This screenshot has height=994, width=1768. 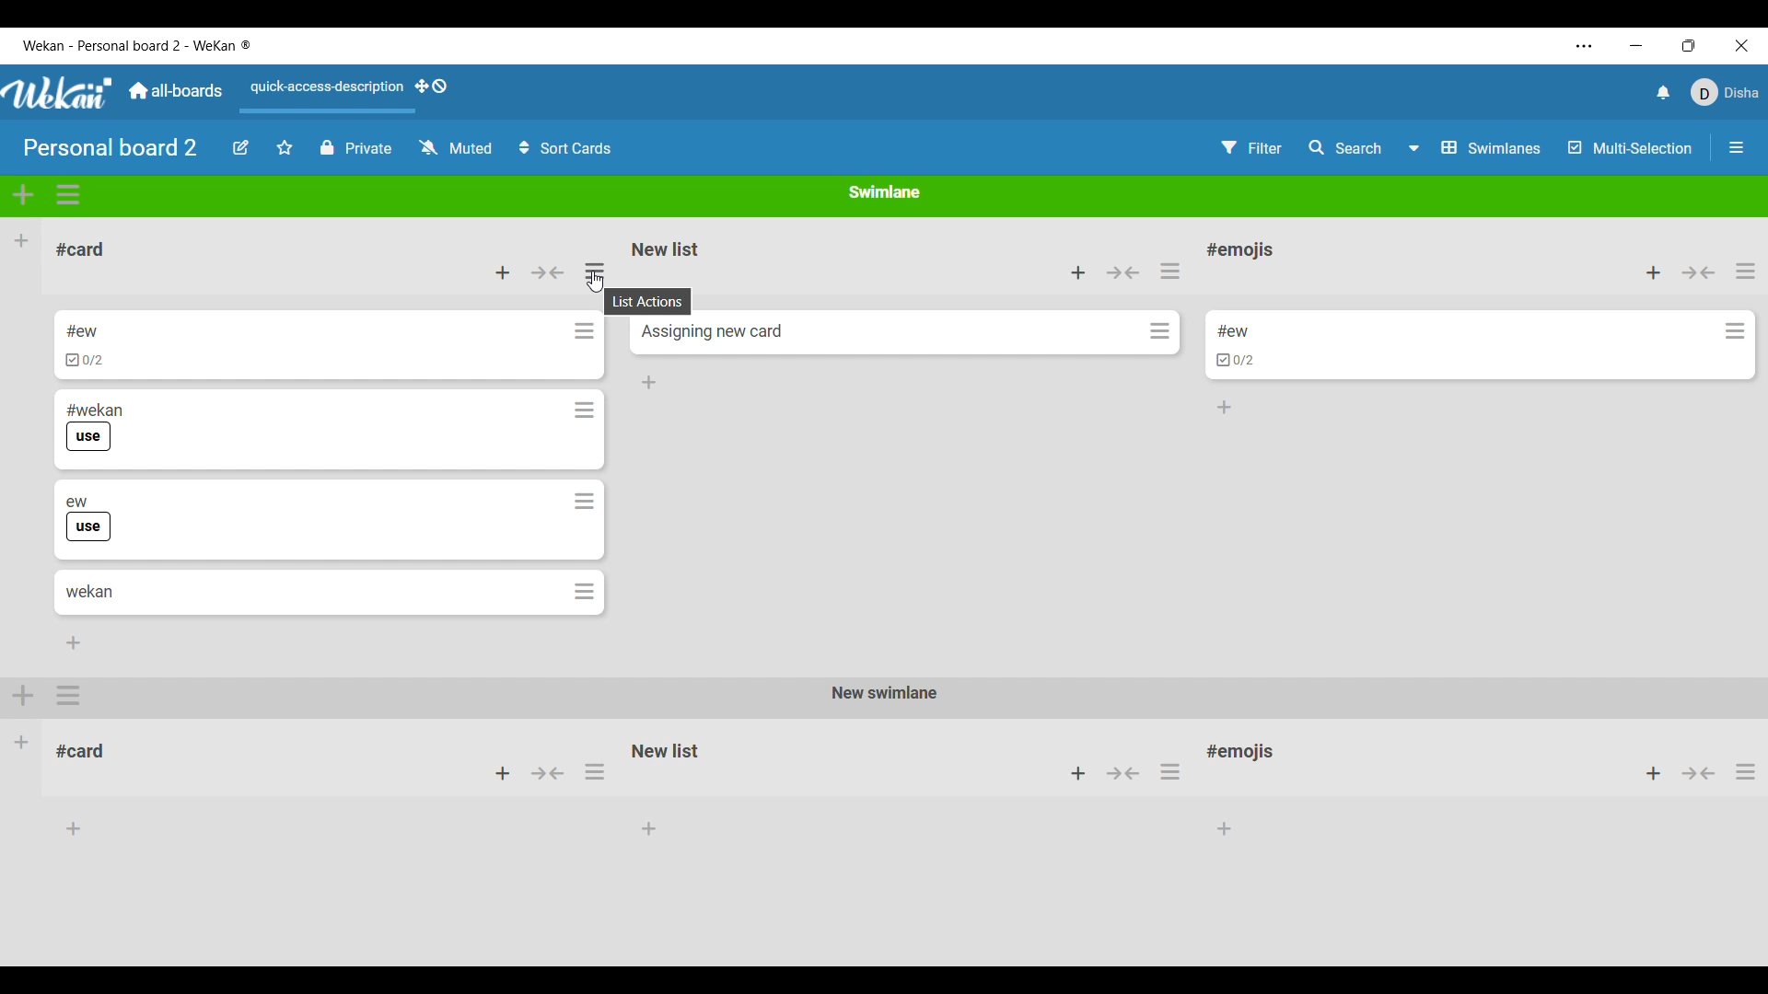 What do you see at coordinates (85, 360) in the screenshot?
I see `Indicates checklist in card` at bounding box center [85, 360].